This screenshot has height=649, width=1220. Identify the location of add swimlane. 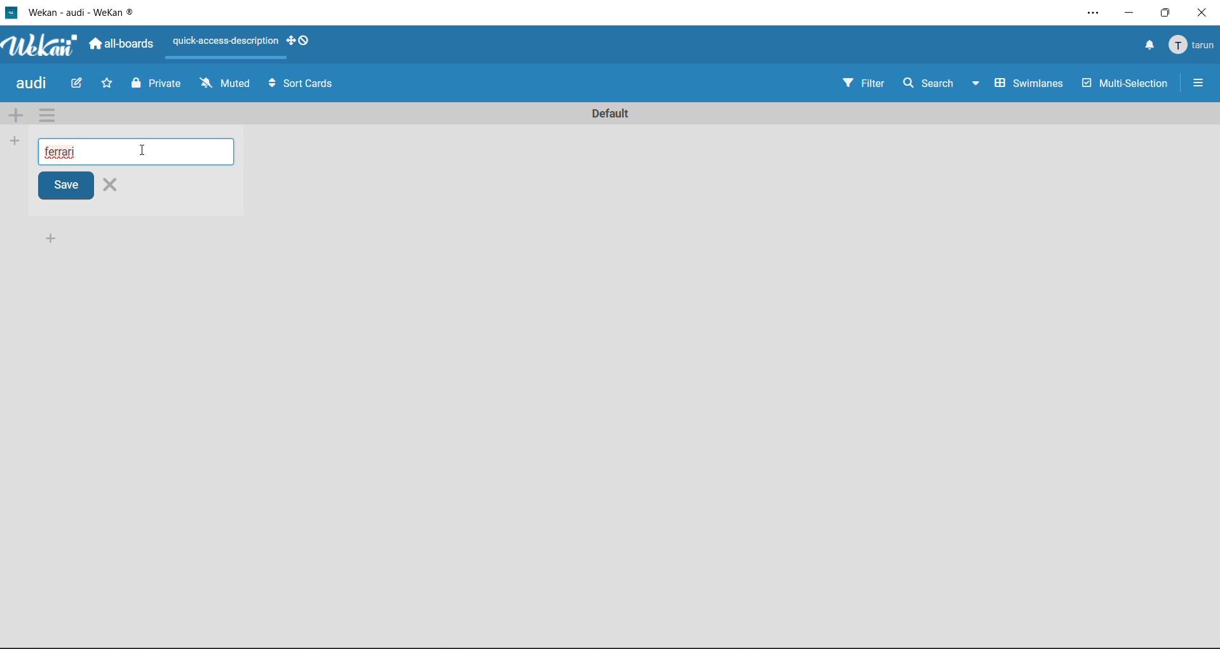
(16, 117).